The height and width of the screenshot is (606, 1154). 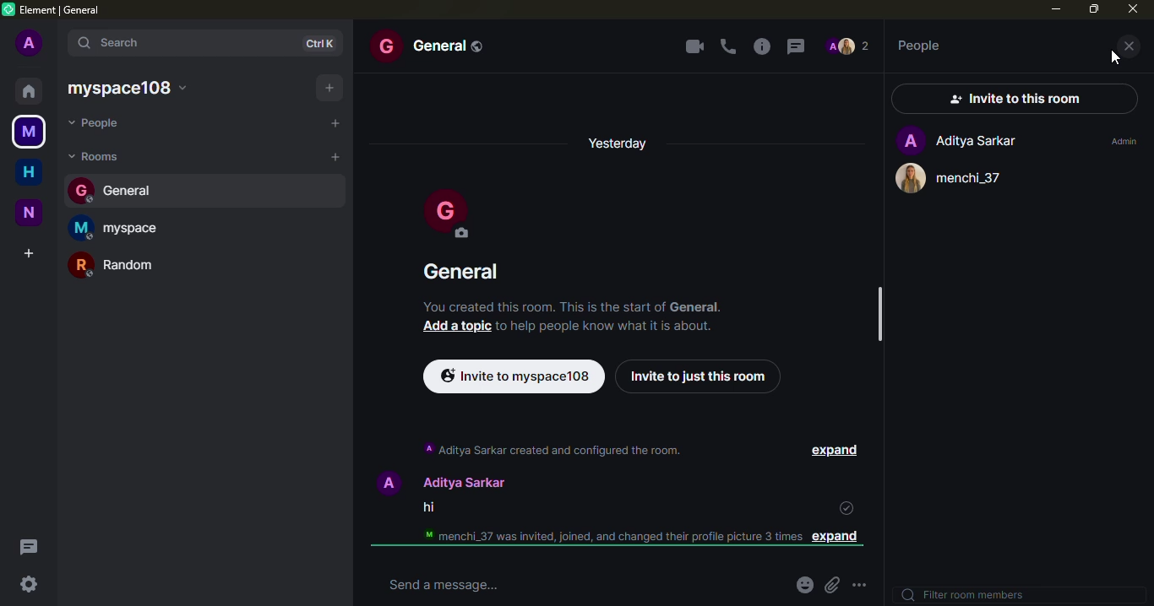 I want to click on menchi_37 was invited, joined, and changed their profile picture 3 times, so click(x=602, y=537).